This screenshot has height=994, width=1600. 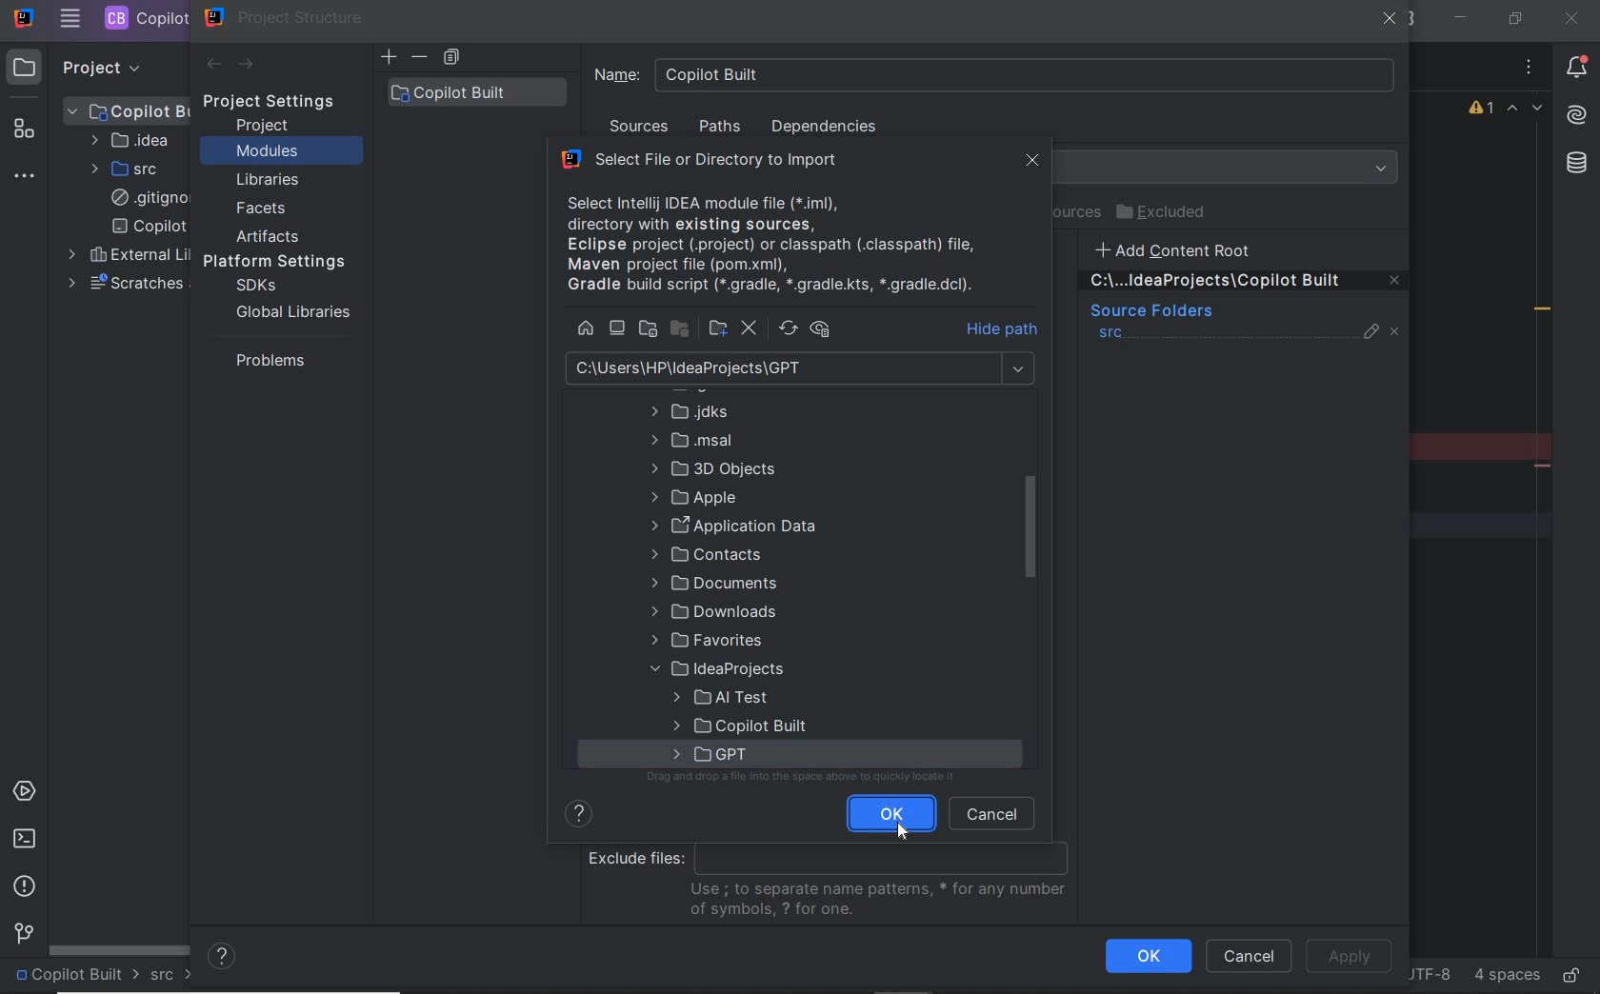 I want to click on exclude files, so click(x=834, y=883).